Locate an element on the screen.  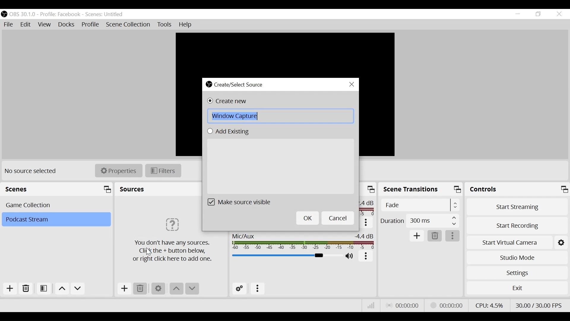
Filters is located at coordinates (163, 171).